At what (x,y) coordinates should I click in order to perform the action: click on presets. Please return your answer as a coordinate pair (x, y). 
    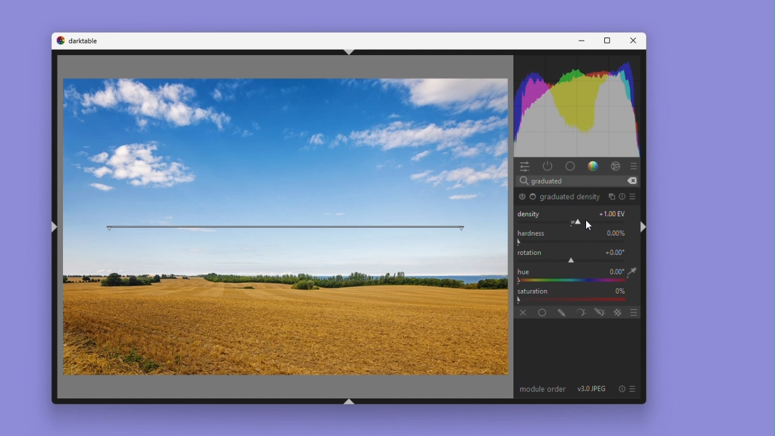
    Looking at the image, I should click on (636, 165).